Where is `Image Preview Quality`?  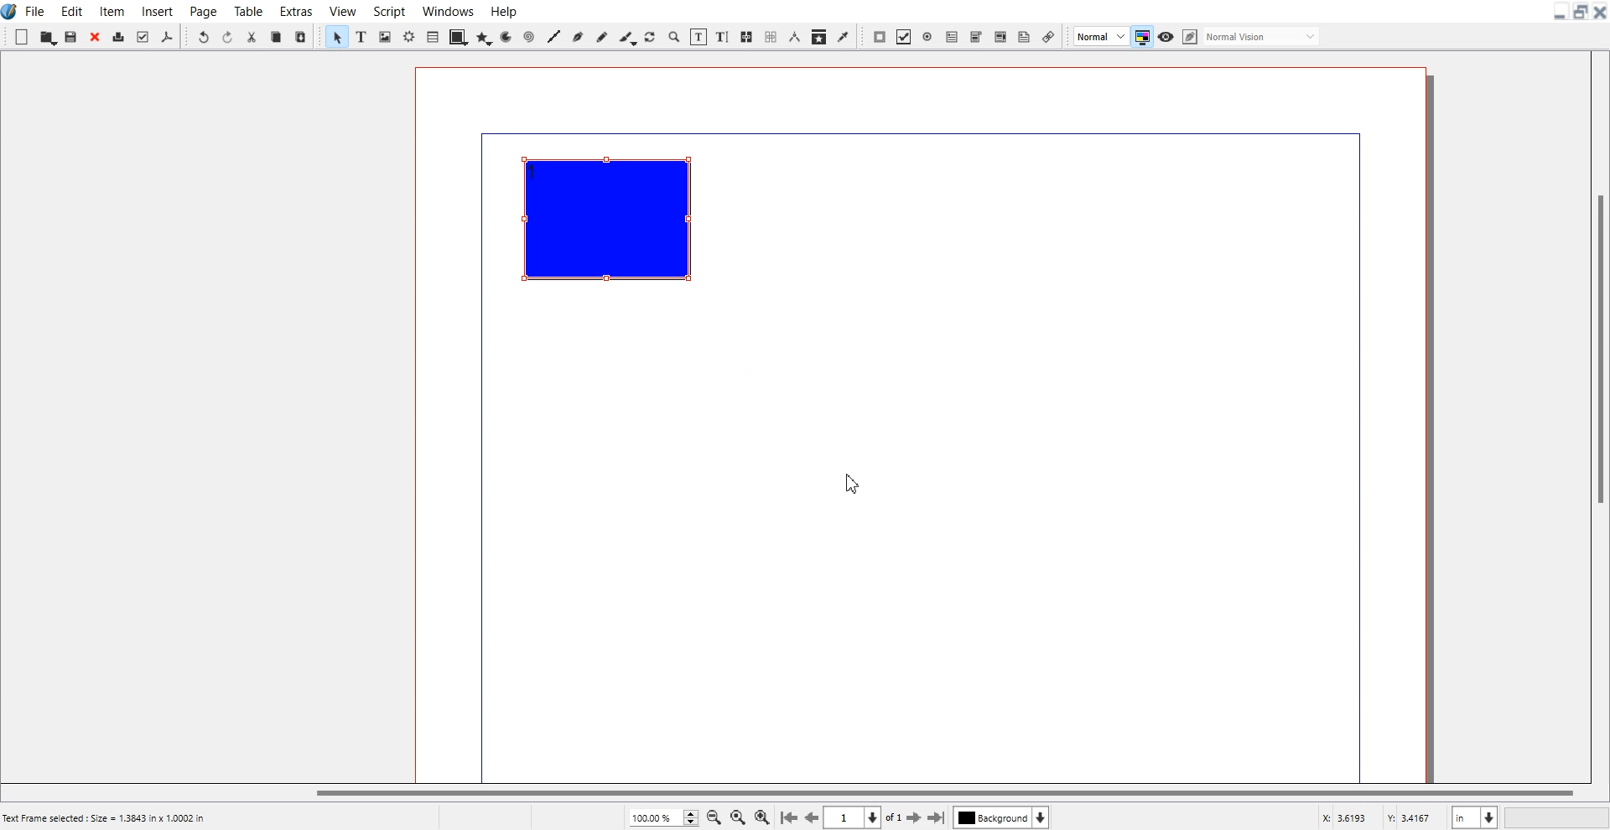
Image Preview Quality is located at coordinates (1100, 35).